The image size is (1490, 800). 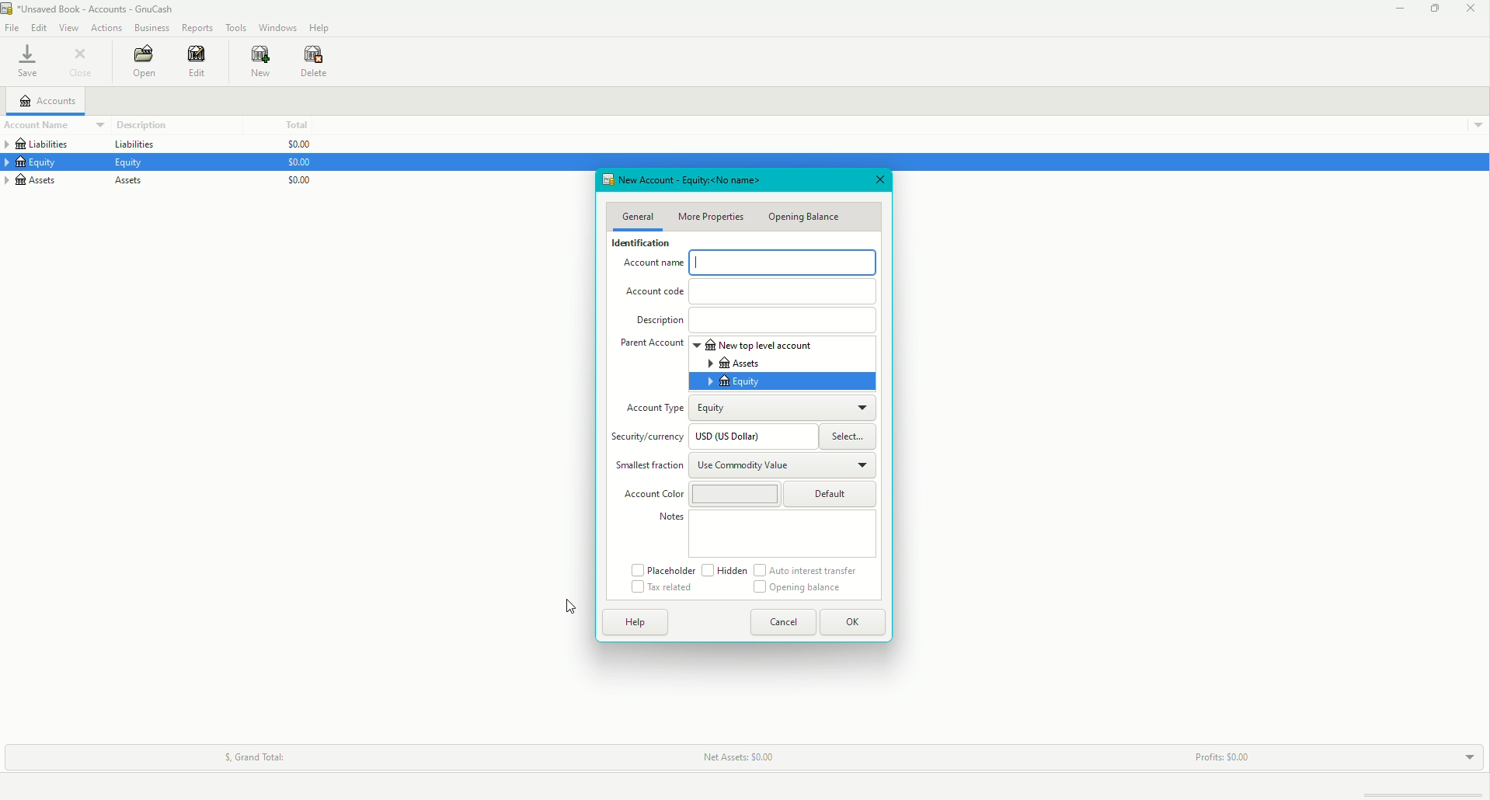 What do you see at coordinates (833, 494) in the screenshot?
I see `Default` at bounding box center [833, 494].